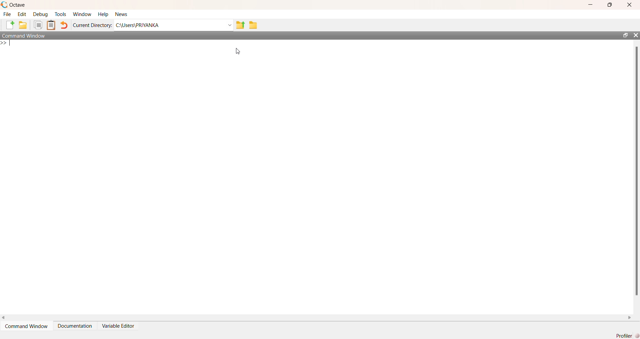  What do you see at coordinates (7, 14) in the screenshot?
I see `file` at bounding box center [7, 14].